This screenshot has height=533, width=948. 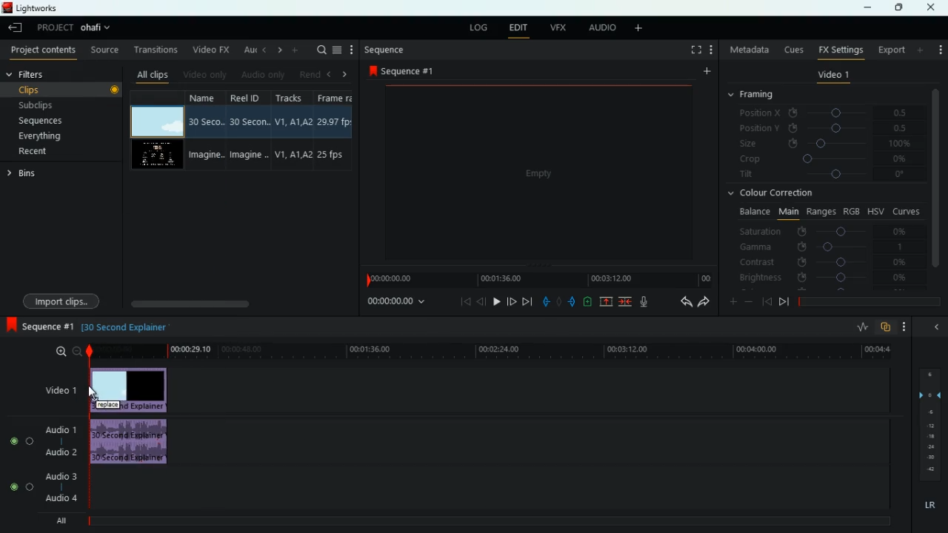 What do you see at coordinates (934, 7) in the screenshot?
I see `close` at bounding box center [934, 7].